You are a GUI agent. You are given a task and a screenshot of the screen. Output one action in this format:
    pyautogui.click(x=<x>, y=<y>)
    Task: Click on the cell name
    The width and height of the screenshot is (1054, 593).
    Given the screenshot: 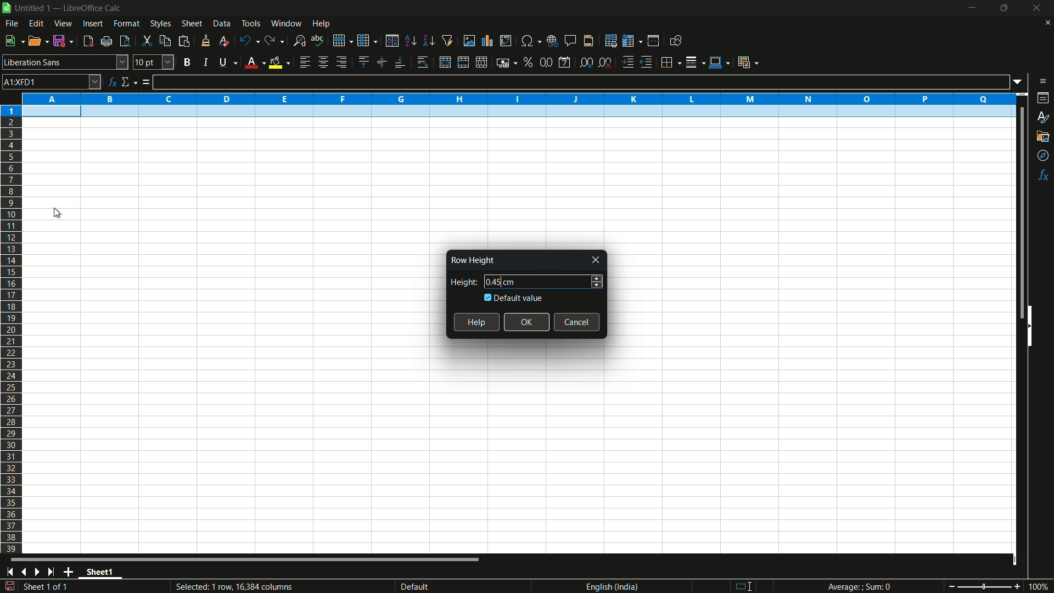 What is the action you would take?
    pyautogui.click(x=52, y=81)
    